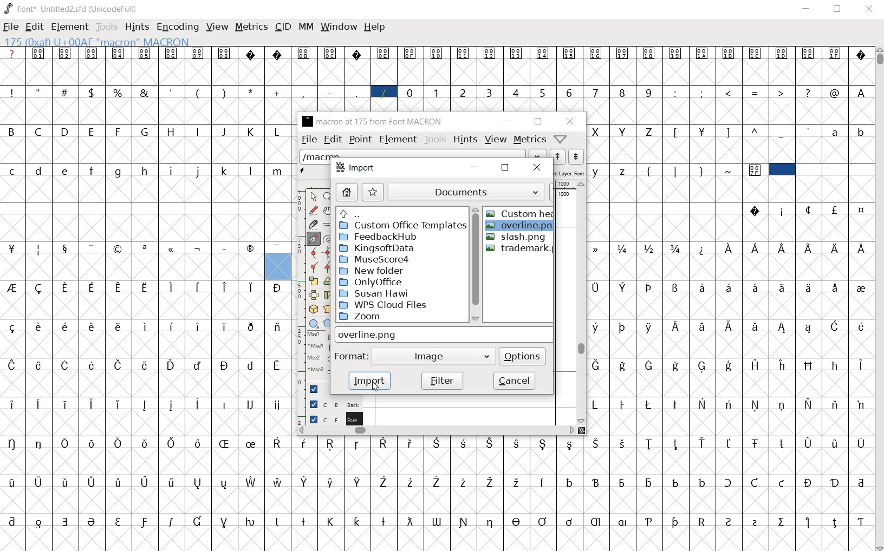  I want to click on H, so click(173, 131).